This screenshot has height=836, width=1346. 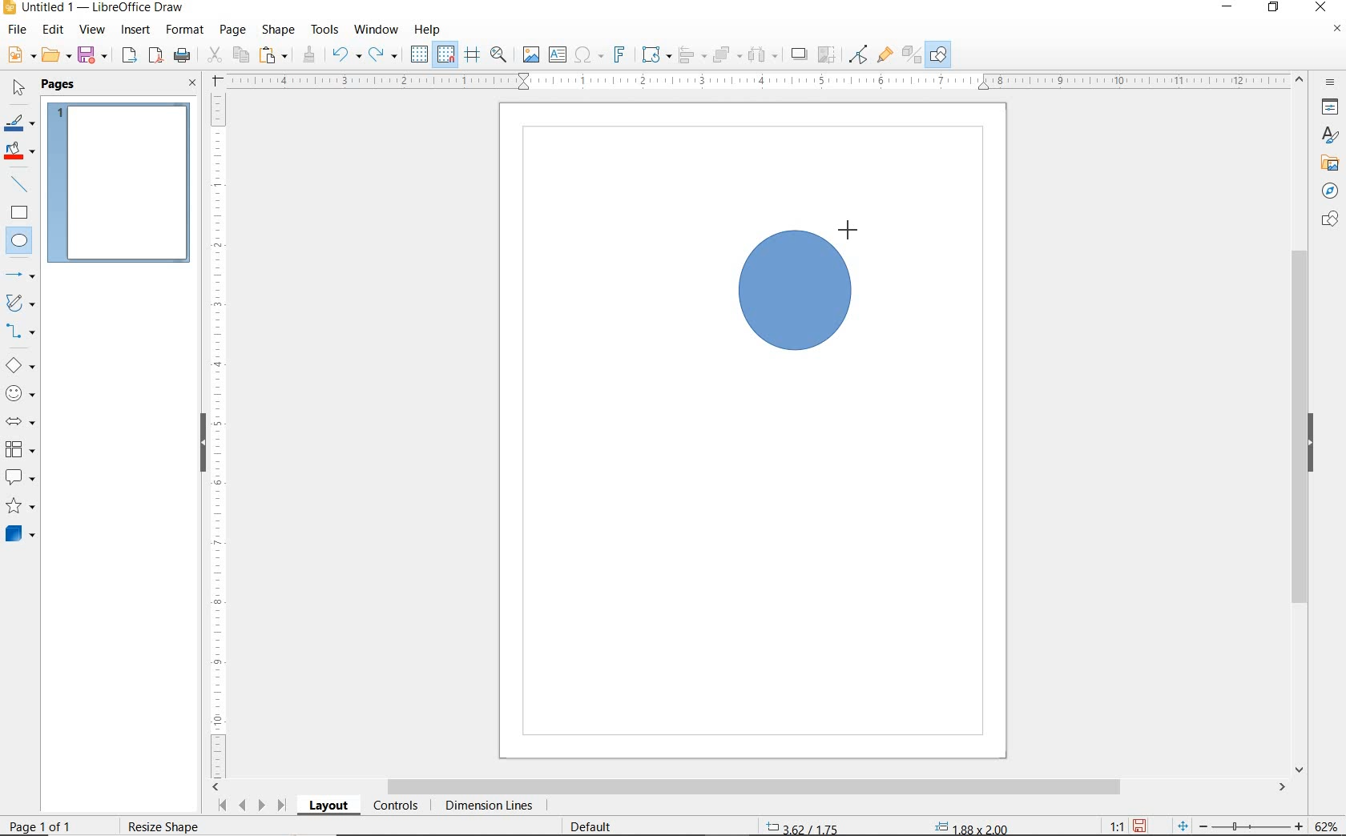 I want to click on DRAWNING CIRCLE, so click(x=798, y=292).